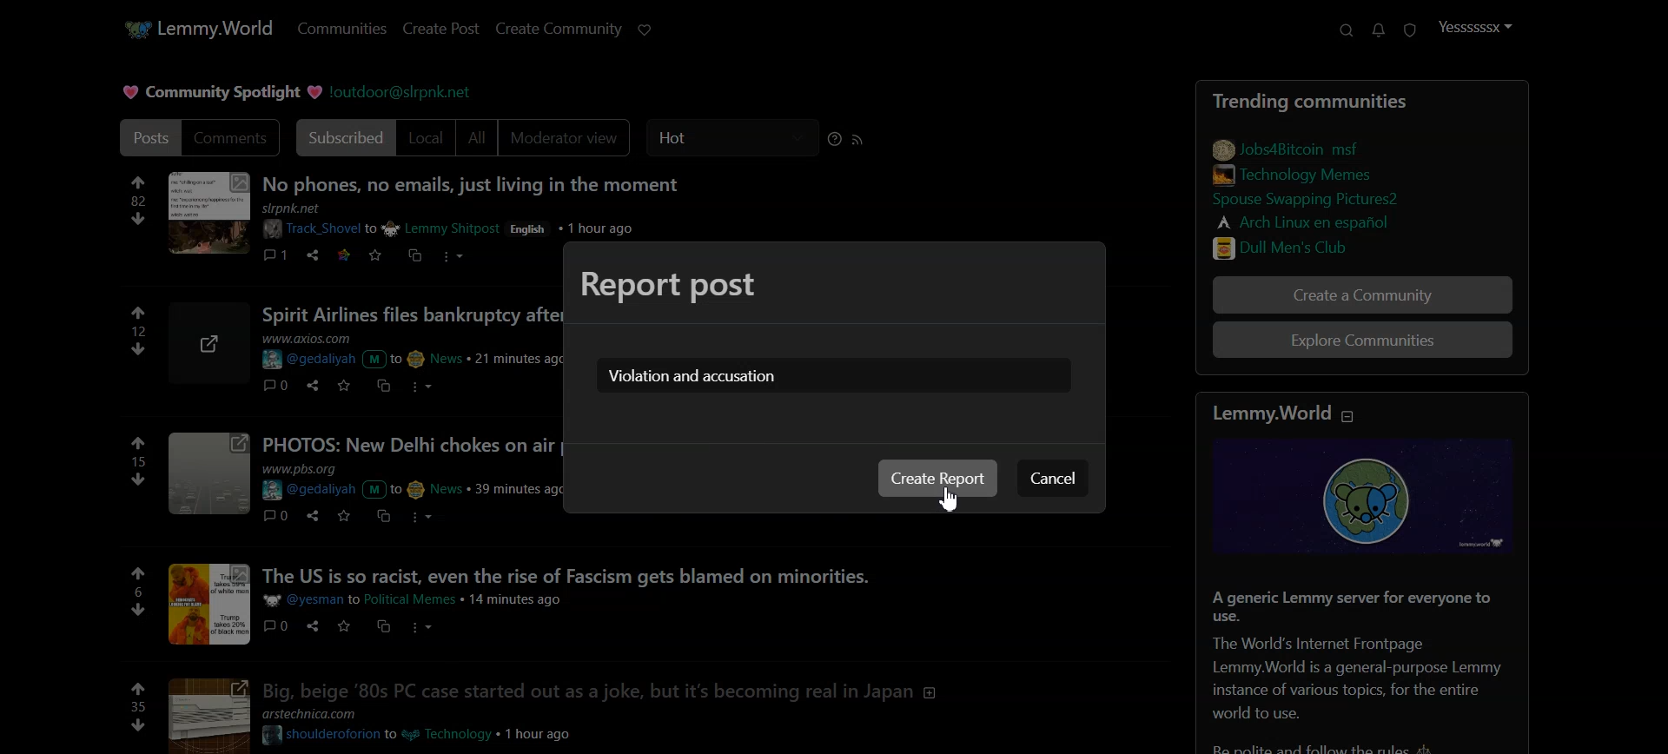 Image resolution: width=1668 pixels, height=754 pixels. Describe the element at coordinates (231, 138) in the screenshot. I see `Comments` at that location.